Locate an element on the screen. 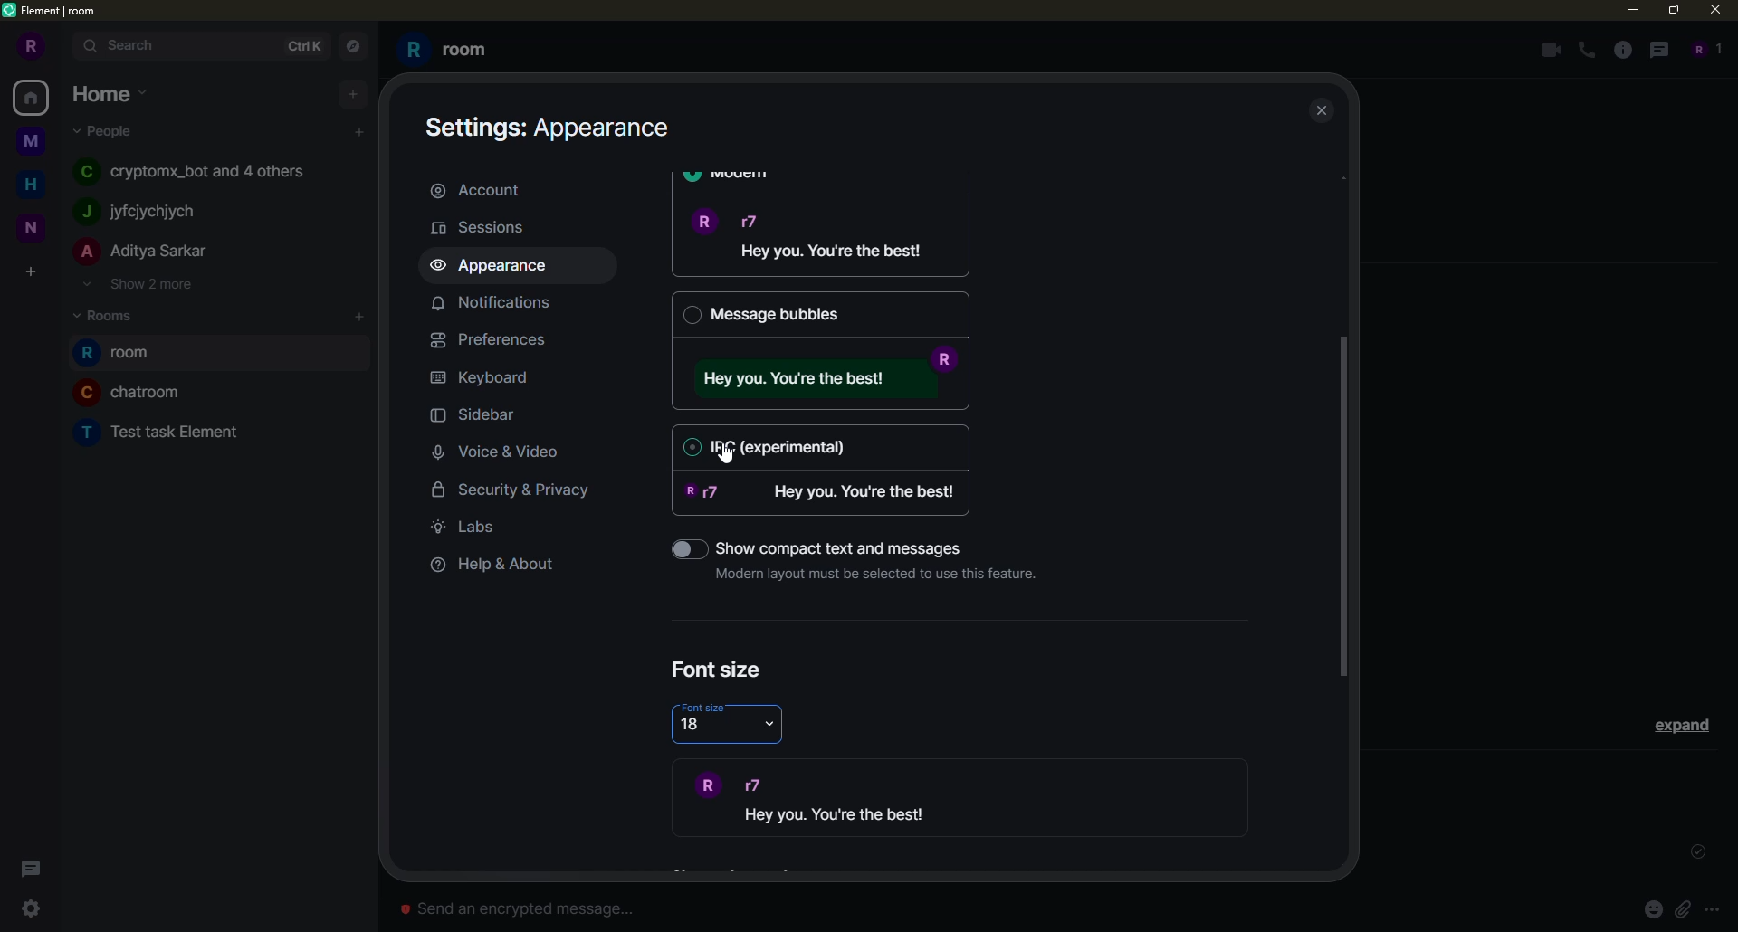 This screenshot has width=1738, height=932. ctrlK is located at coordinates (302, 44).